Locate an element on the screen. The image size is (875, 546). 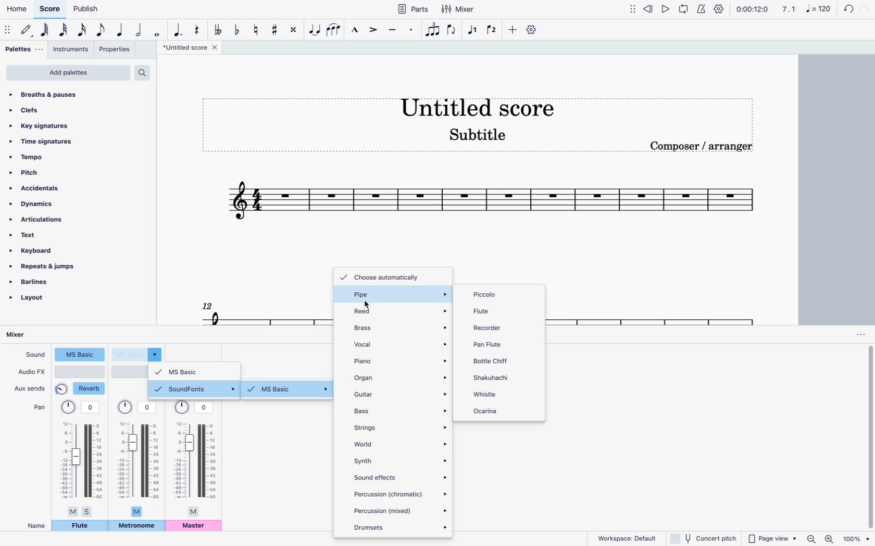
reed is located at coordinates (399, 311).